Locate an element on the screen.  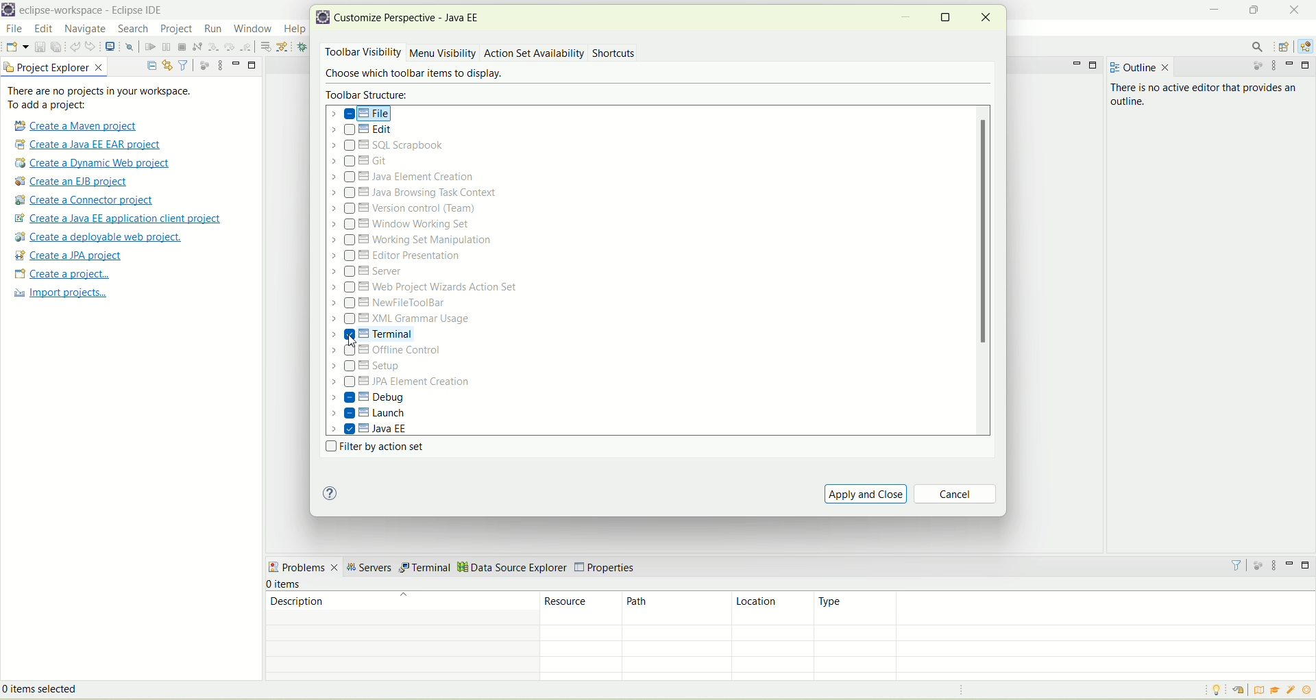
focus on active task is located at coordinates (203, 64).